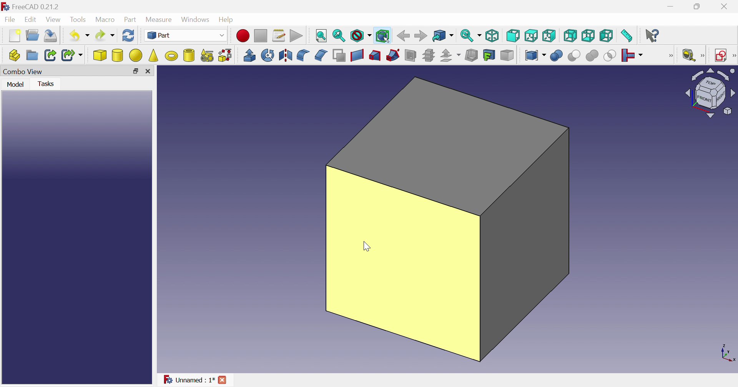  Describe the element at coordinates (535, 55) in the screenshot. I see `Compound tools` at that location.